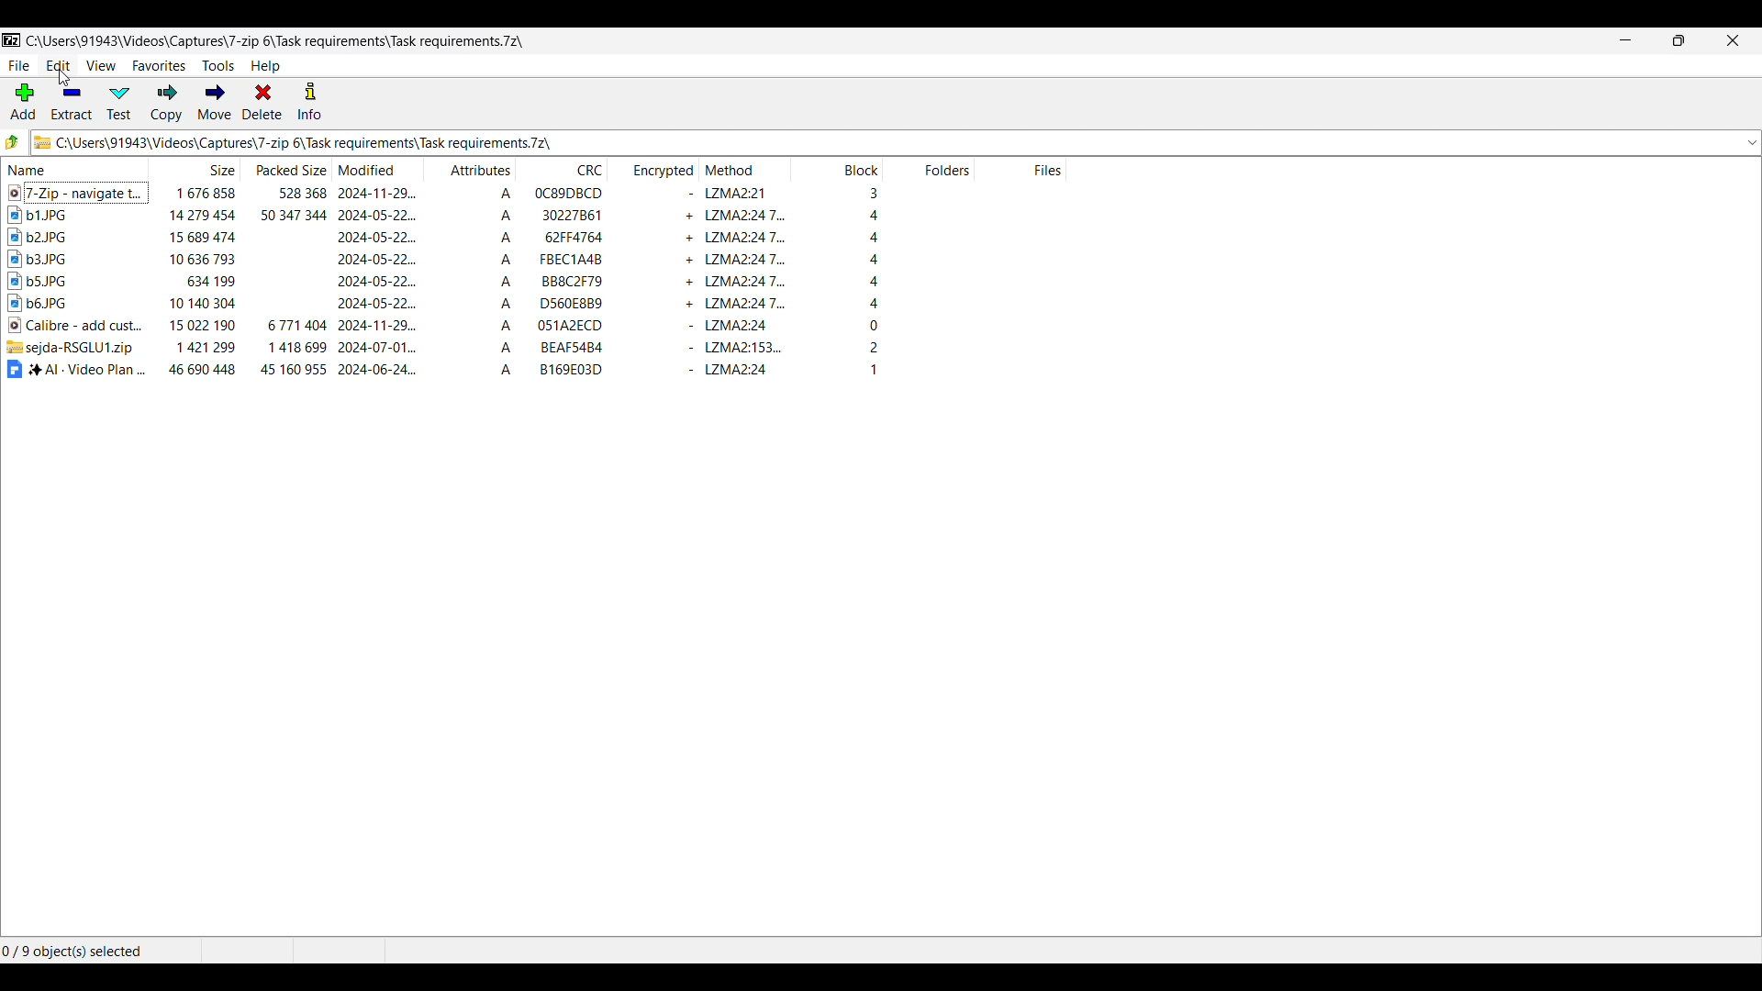  Describe the element at coordinates (218, 66) in the screenshot. I see `Tools menu` at that location.